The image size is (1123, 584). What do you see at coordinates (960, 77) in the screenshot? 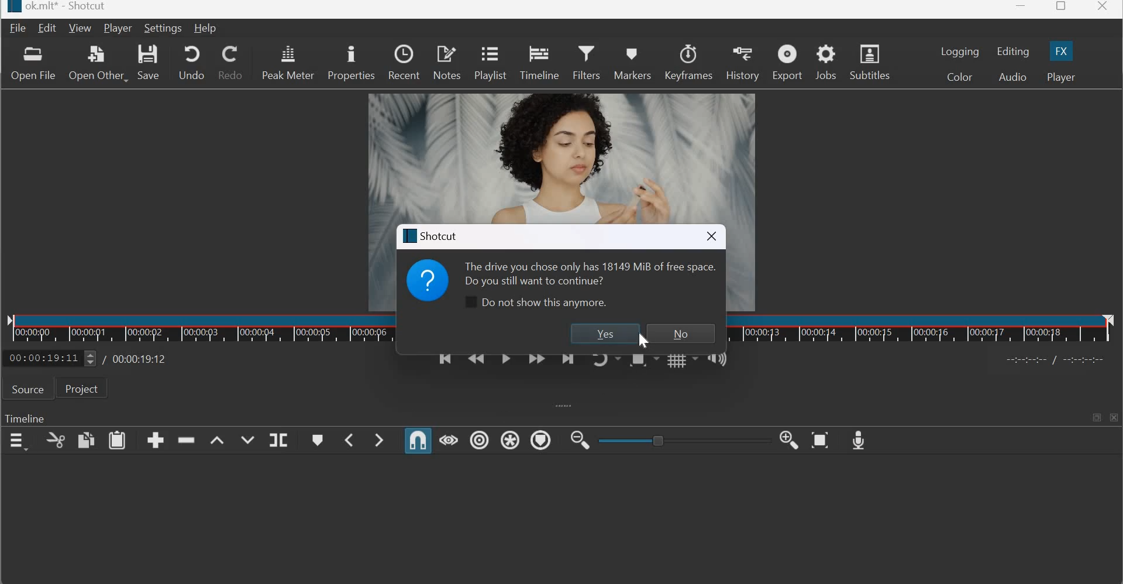
I see `Color` at bounding box center [960, 77].